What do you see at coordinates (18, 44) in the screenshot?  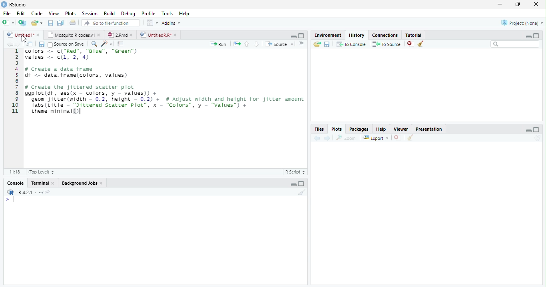 I see `Go forward to next source location` at bounding box center [18, 44].